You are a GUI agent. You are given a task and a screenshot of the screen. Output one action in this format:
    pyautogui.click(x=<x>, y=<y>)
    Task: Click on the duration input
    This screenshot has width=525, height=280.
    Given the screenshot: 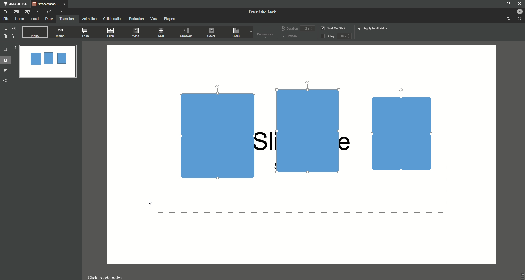 What is the action you would take?
    pyautogui.click(x=307, y=29)
    